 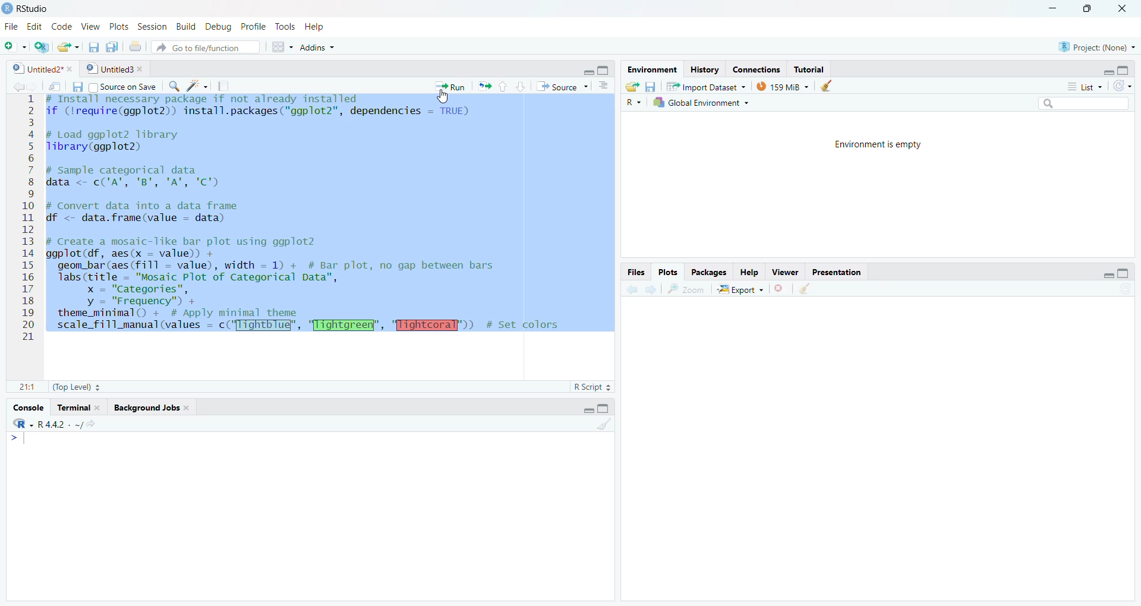 I want to click on Row Number, so click(x=27, y=219).